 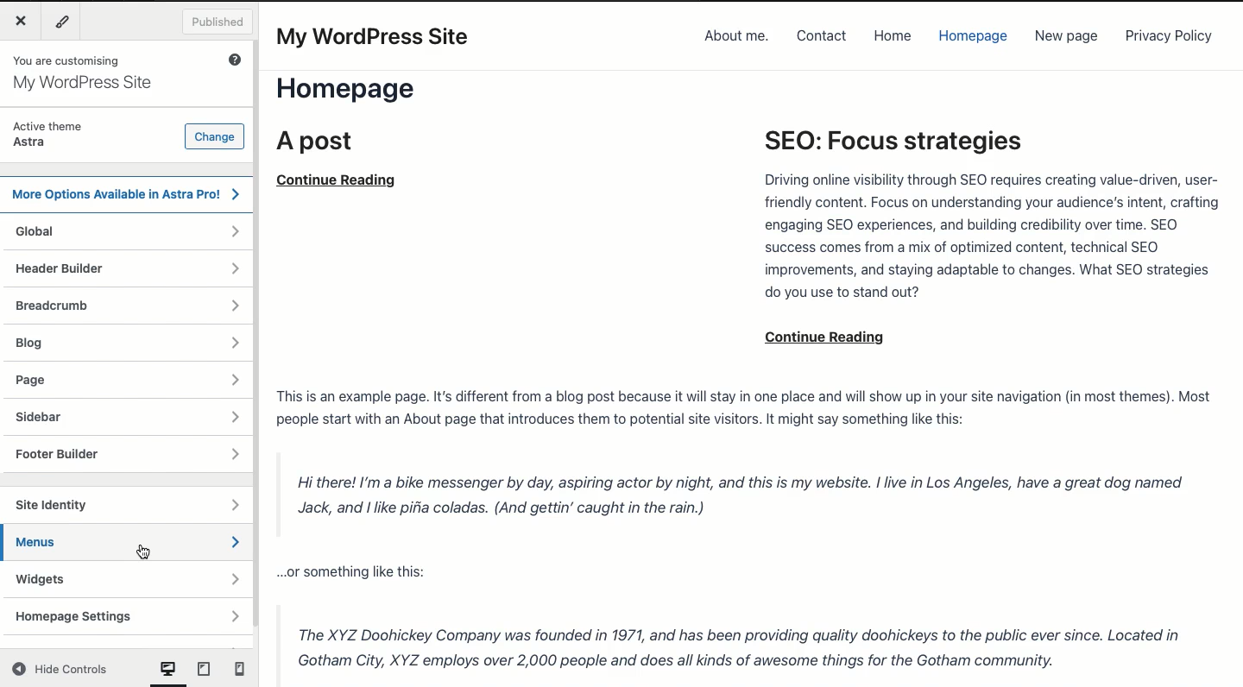 I want to click on Homepage settings, so click(x=129, y=617).